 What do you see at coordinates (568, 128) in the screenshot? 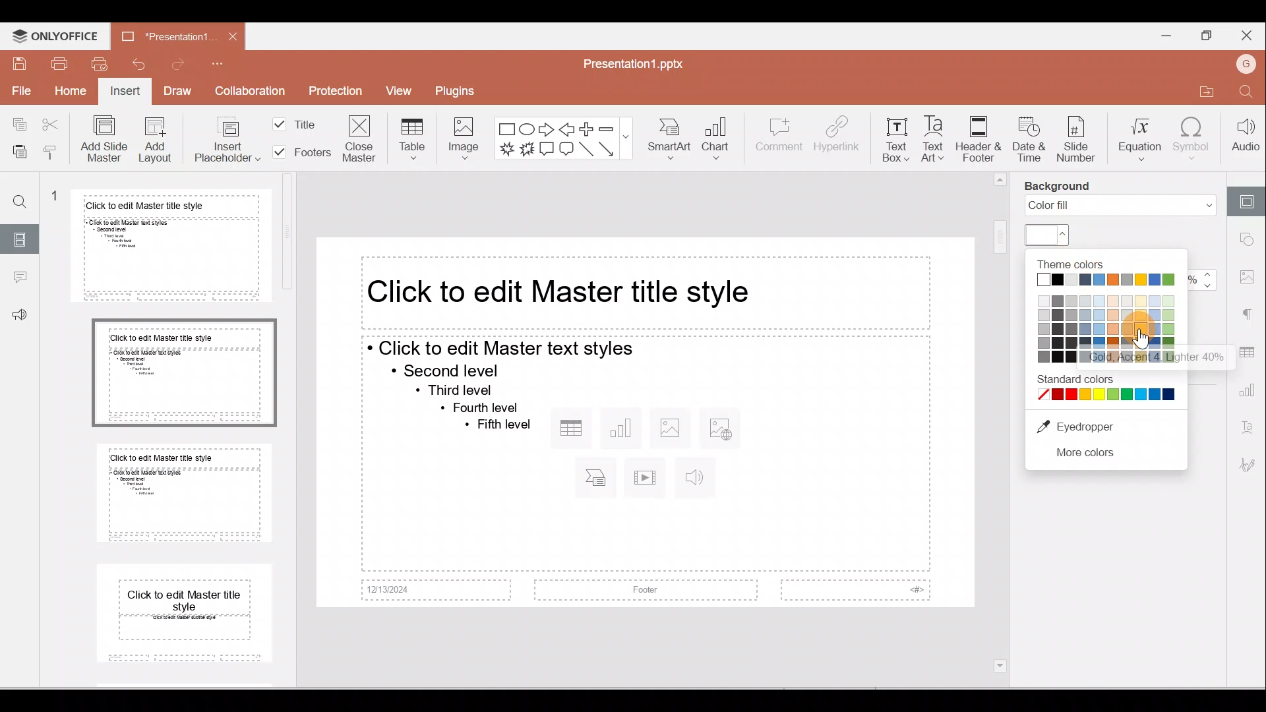
I see `Left arrow` at bounding box center [568, 128].